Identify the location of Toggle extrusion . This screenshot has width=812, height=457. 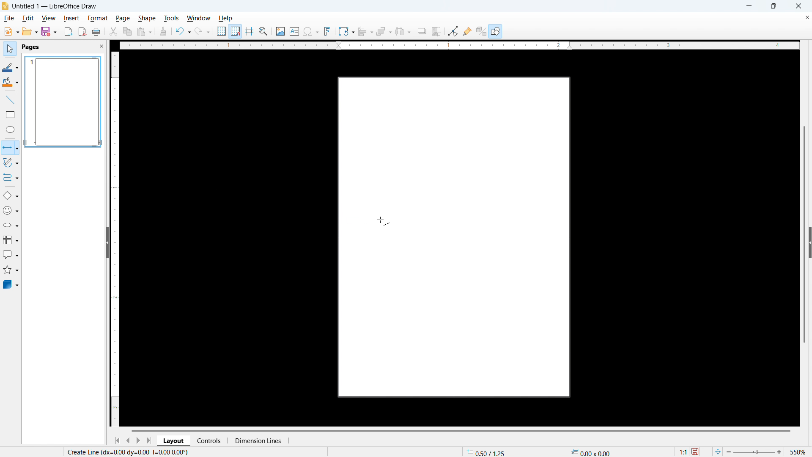
(481, 31).